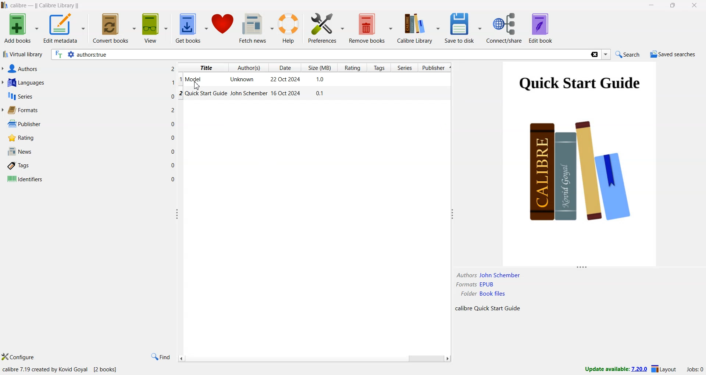  What do you see at coordinates (4, 5) in the screenshot?
I see `app name` at bounding box center [4, 5].